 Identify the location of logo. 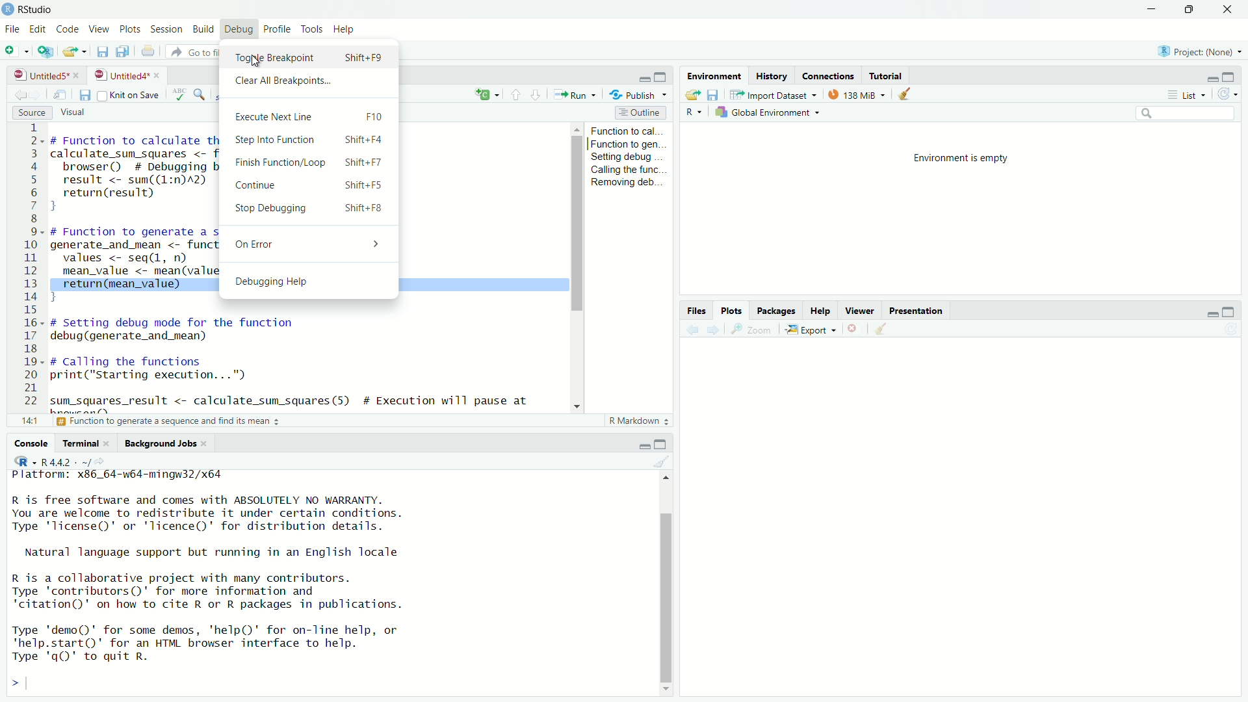
(8, 10).